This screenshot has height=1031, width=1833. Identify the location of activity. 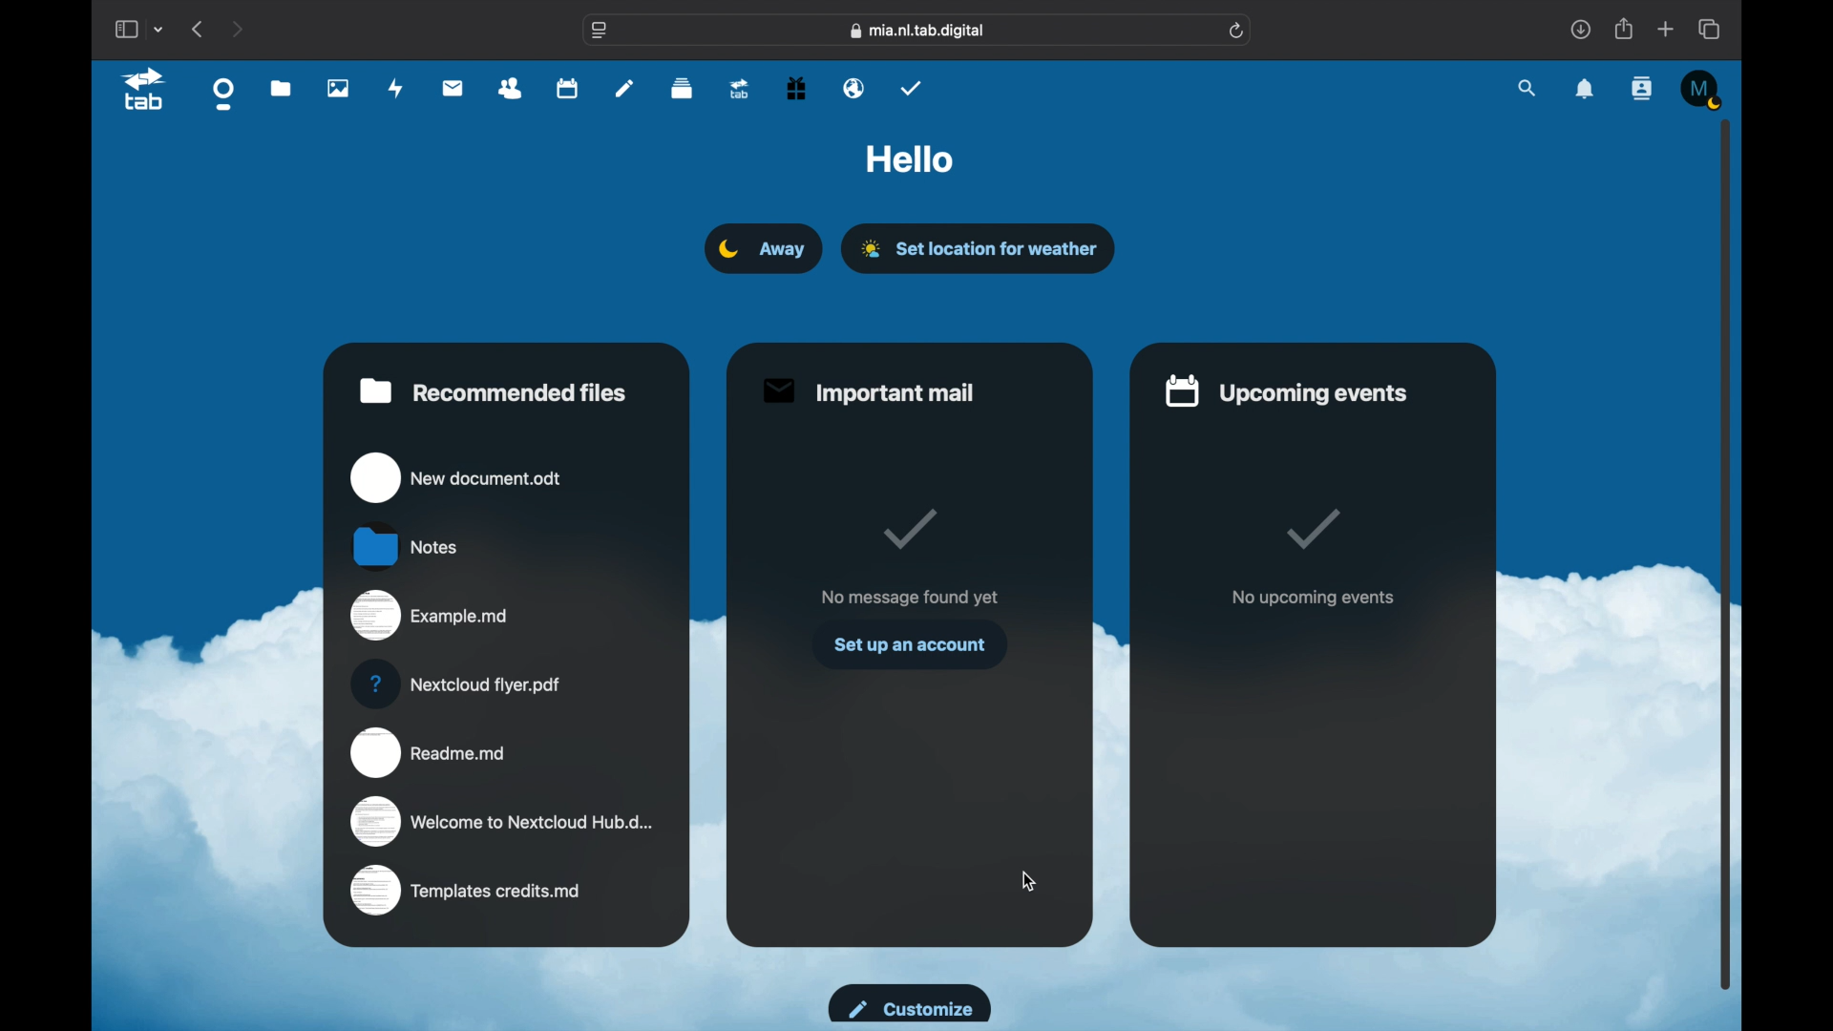
(399, 88).